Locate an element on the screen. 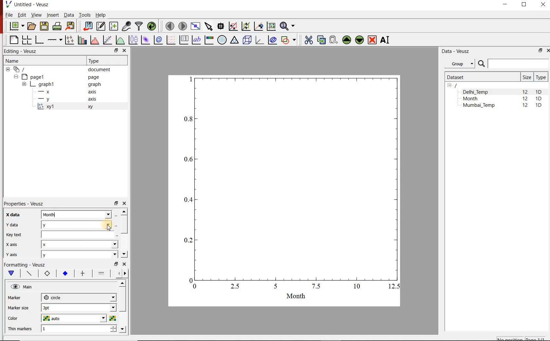 Image resolution: width=550 pixels, height=341 pixels. graph1 is located at coordinates (62, 84).